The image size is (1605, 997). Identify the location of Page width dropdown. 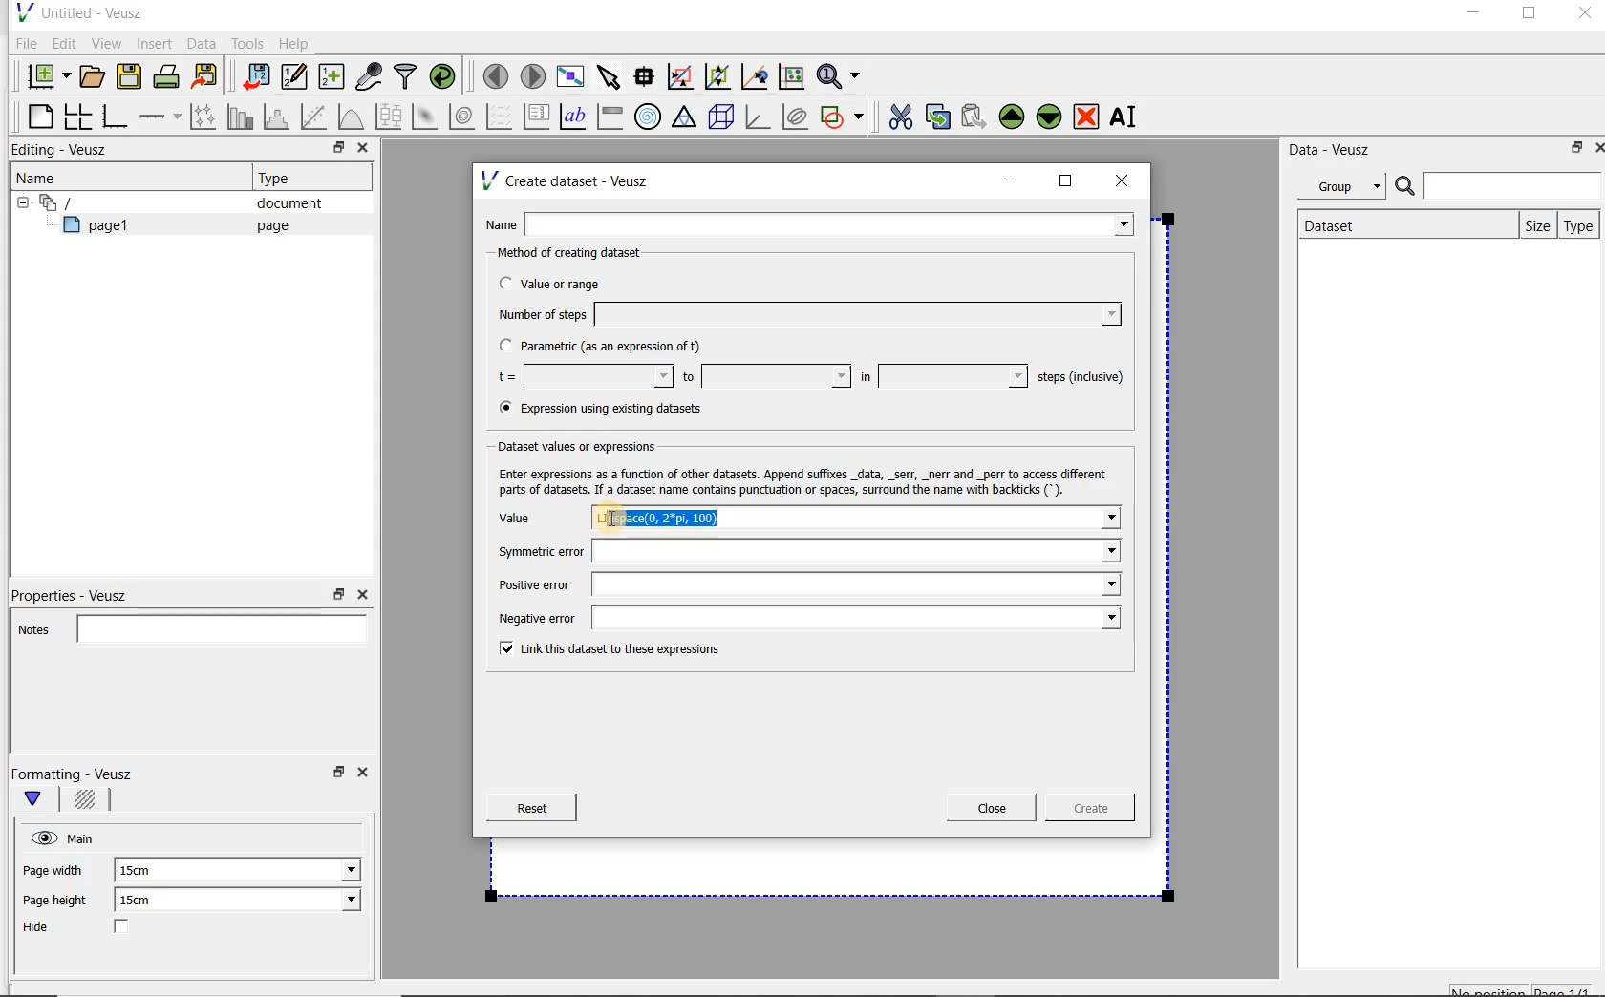
(330, 870).